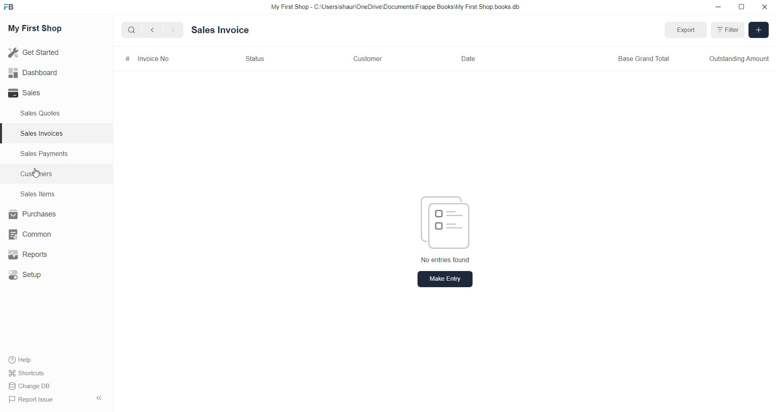 Image resolution: width=776 pixels, height=412 pixels. I want to click on hide sidebar, so click(96, 399).